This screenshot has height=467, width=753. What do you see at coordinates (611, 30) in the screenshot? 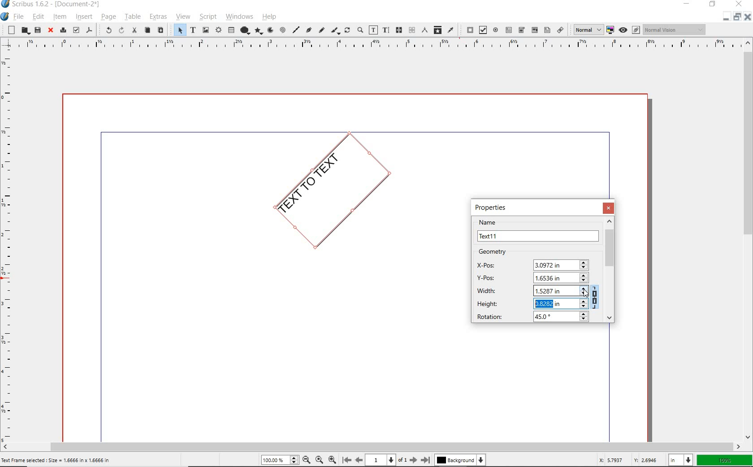
I see `toggle color` at bounding box center [611, 30].